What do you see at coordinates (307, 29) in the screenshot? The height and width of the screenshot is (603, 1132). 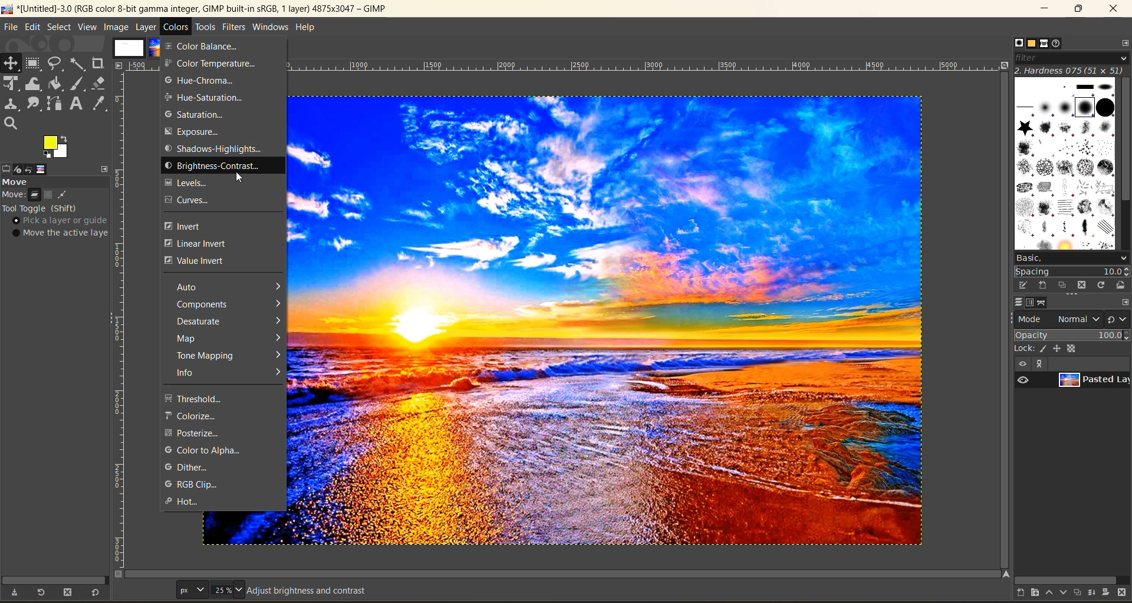 I see `help` at bounding box center [307, 29].